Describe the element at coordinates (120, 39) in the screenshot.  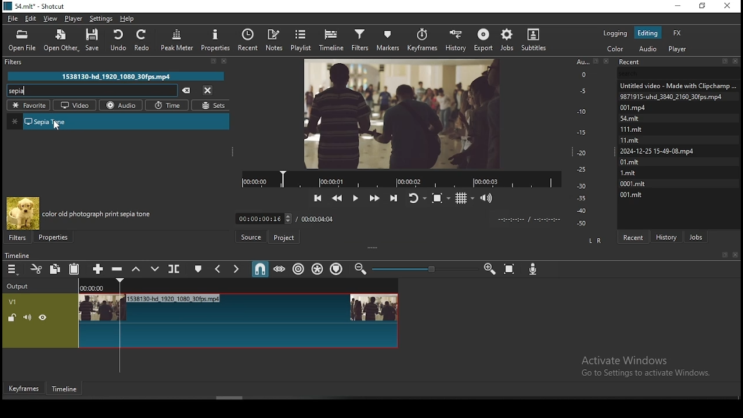
I see `undo` at that location.